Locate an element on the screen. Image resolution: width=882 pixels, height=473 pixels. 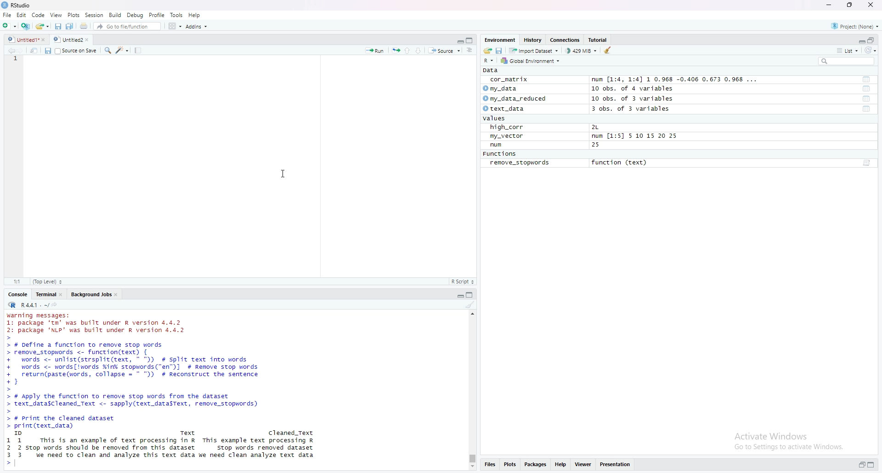
1 1 This is an example of text processing in R This example text processing R
2 2 stop words should be removed from this dataset Stop words removed dataset
3 3 we need to clean and analyze this text data We need clean analyze text data is located at coordinates (164, 452).